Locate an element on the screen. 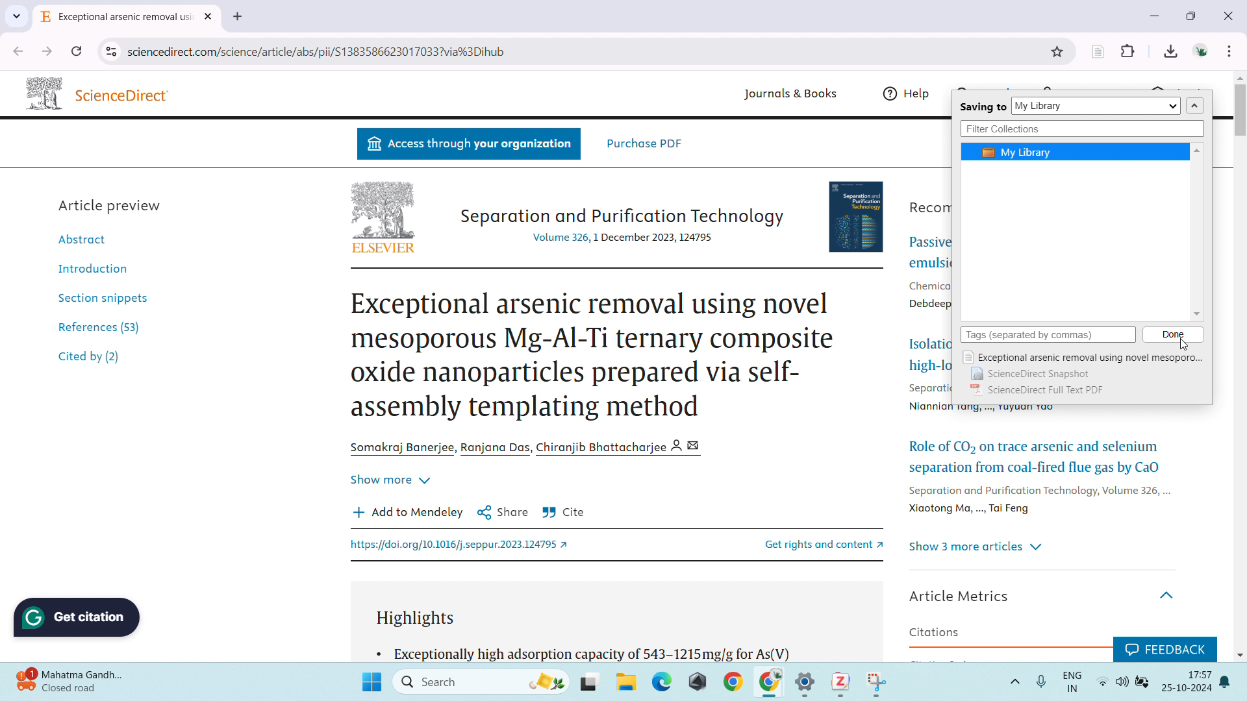 The height and width of the screenshot is (701, 1247). Section snippets is located at coordinates (103, 297).